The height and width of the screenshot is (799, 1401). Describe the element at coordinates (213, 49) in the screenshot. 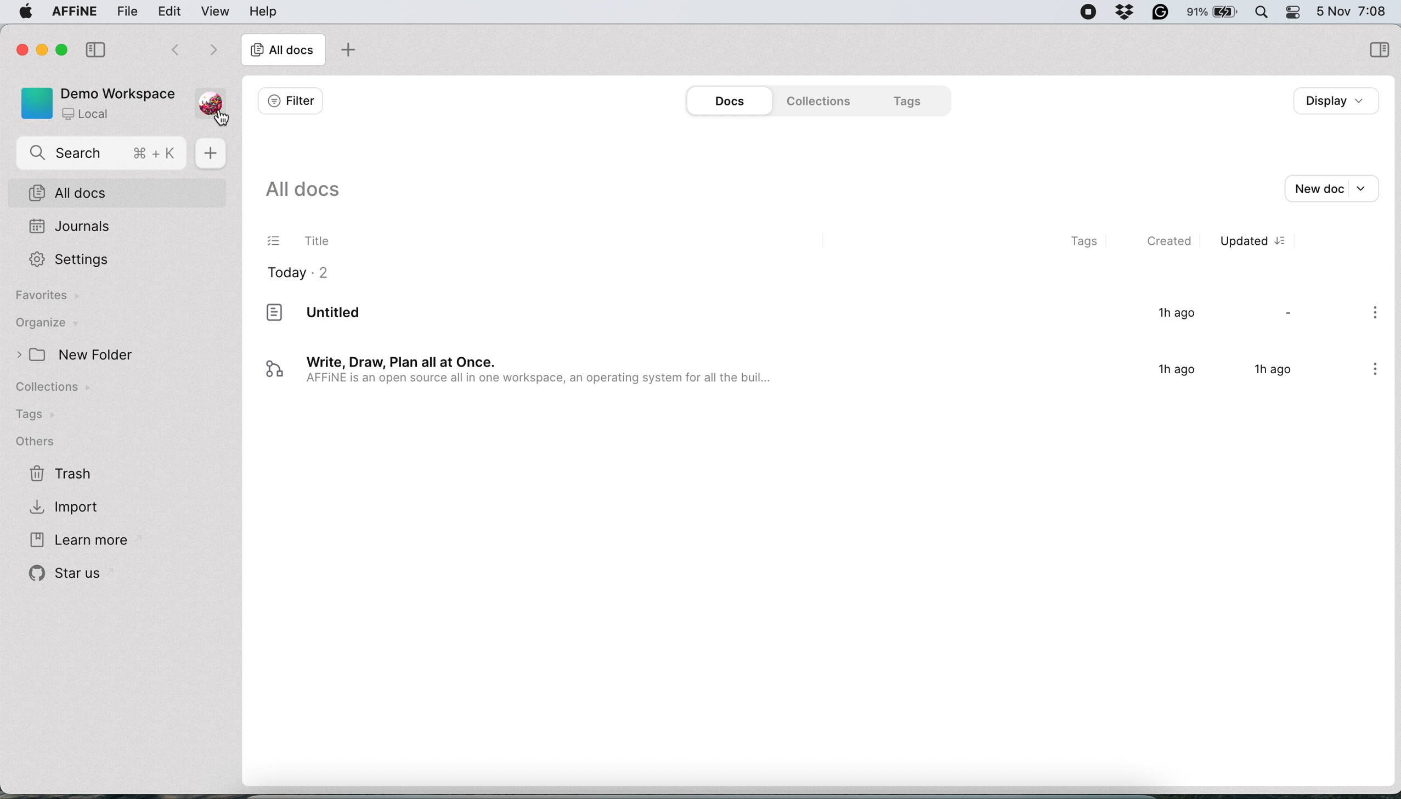

I see `switch between options` at that location.